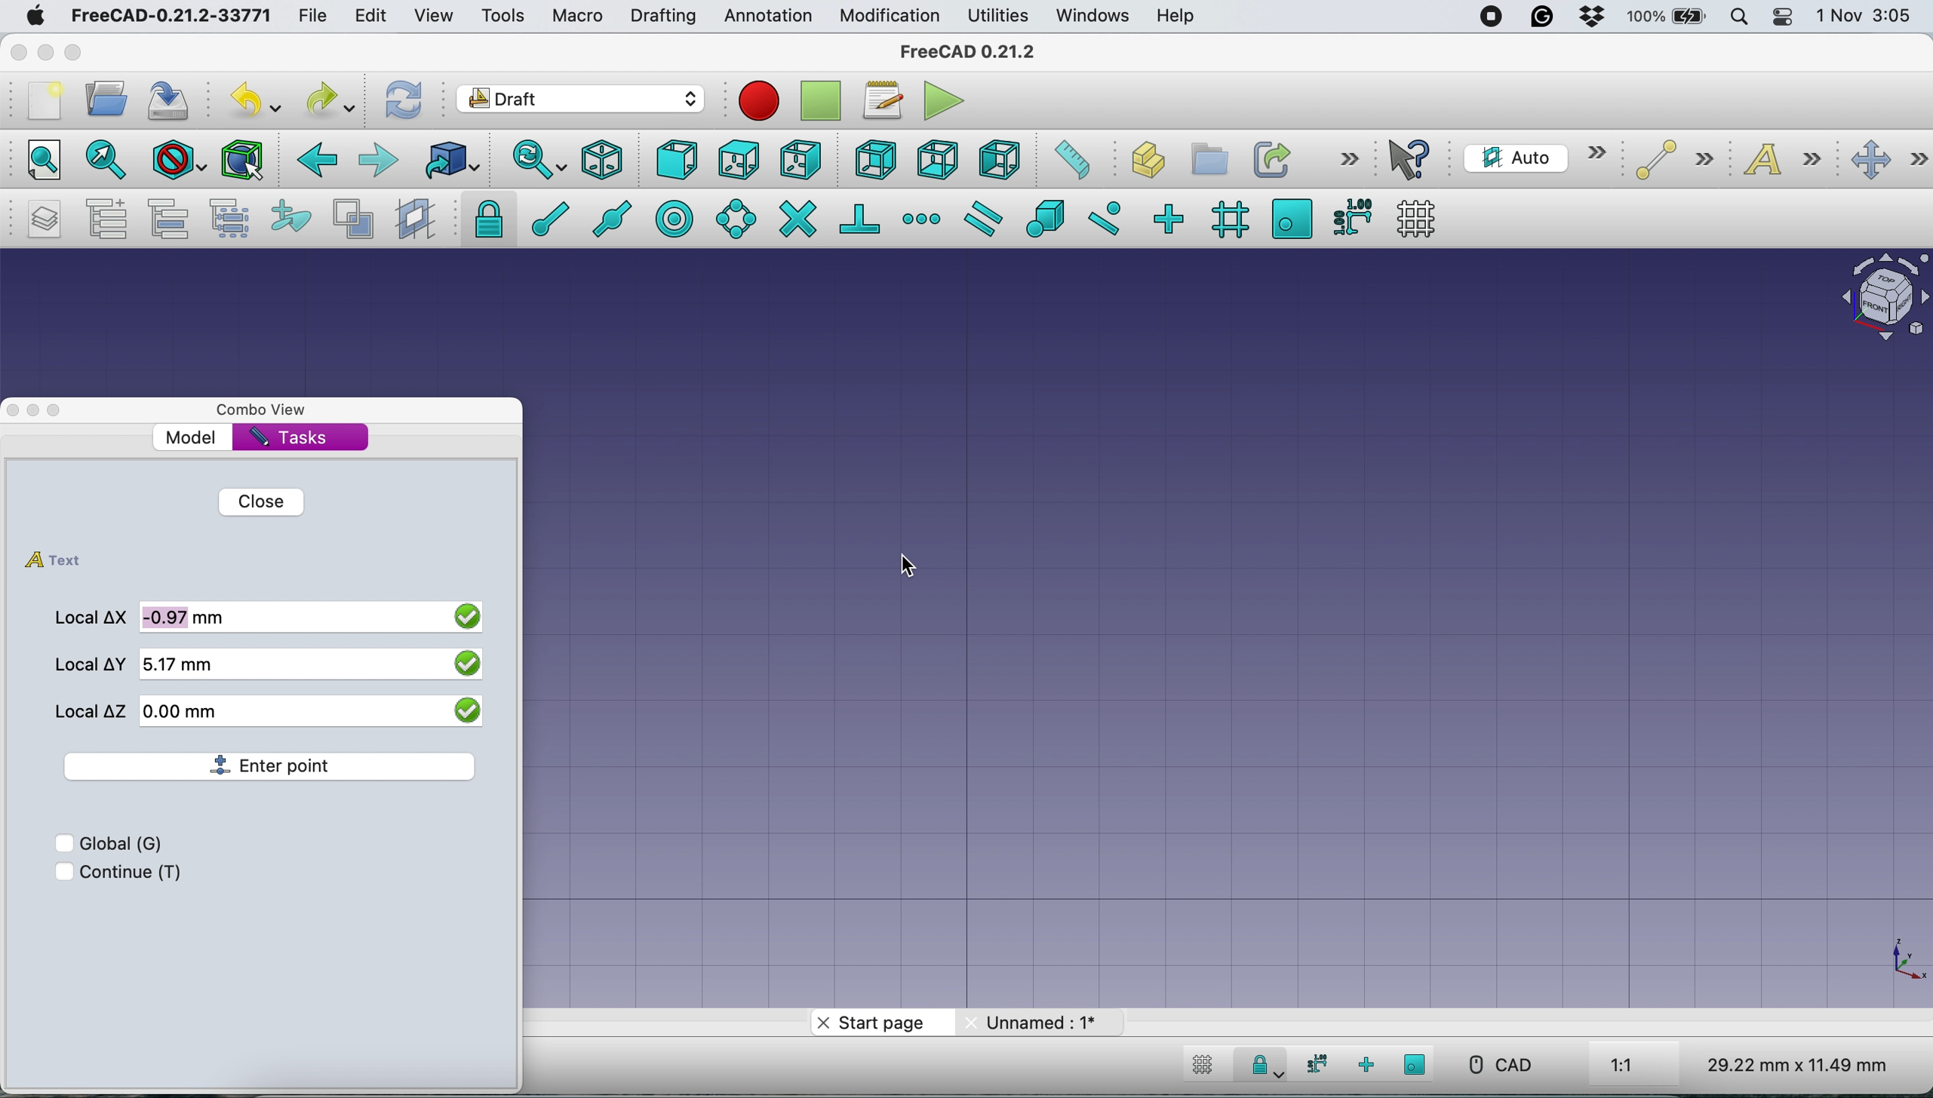  Describe the element at coordinates (574, 15) in the screenshot. I see `macro` at that location.